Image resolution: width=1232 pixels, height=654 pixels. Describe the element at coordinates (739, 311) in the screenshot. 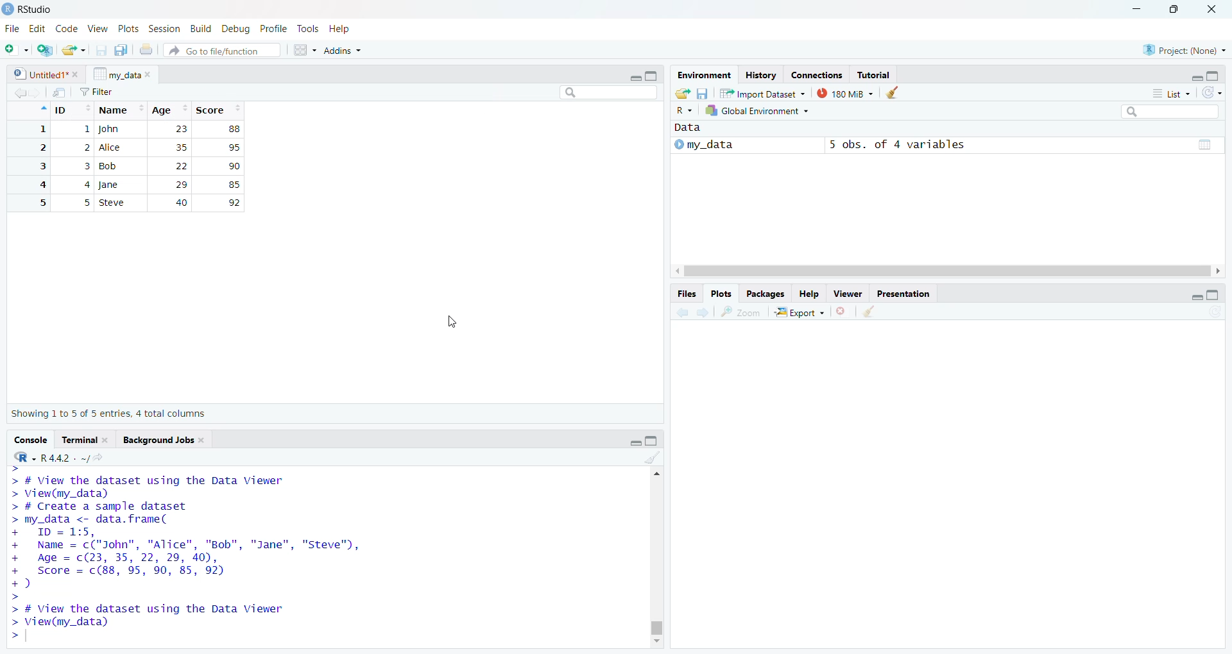

I see `Zoom` at that location.